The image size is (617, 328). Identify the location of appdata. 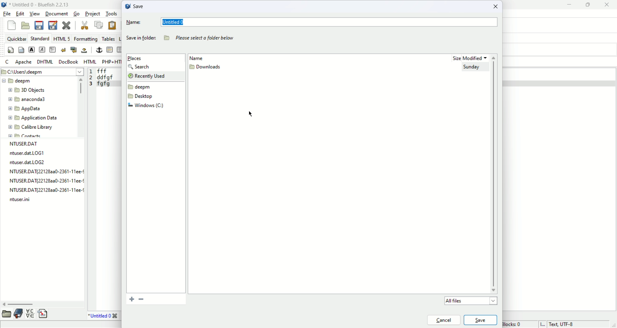
(25, 109).